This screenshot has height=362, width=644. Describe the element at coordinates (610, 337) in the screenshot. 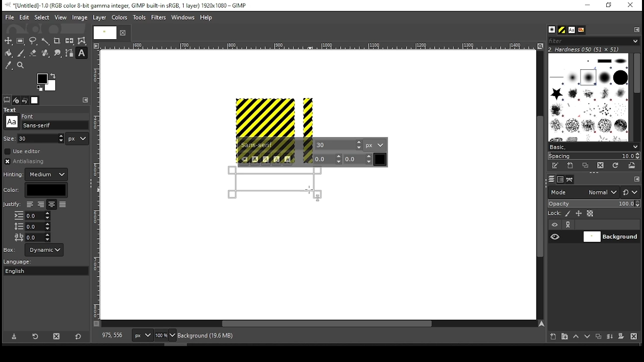

I see `merge layer` at that location.